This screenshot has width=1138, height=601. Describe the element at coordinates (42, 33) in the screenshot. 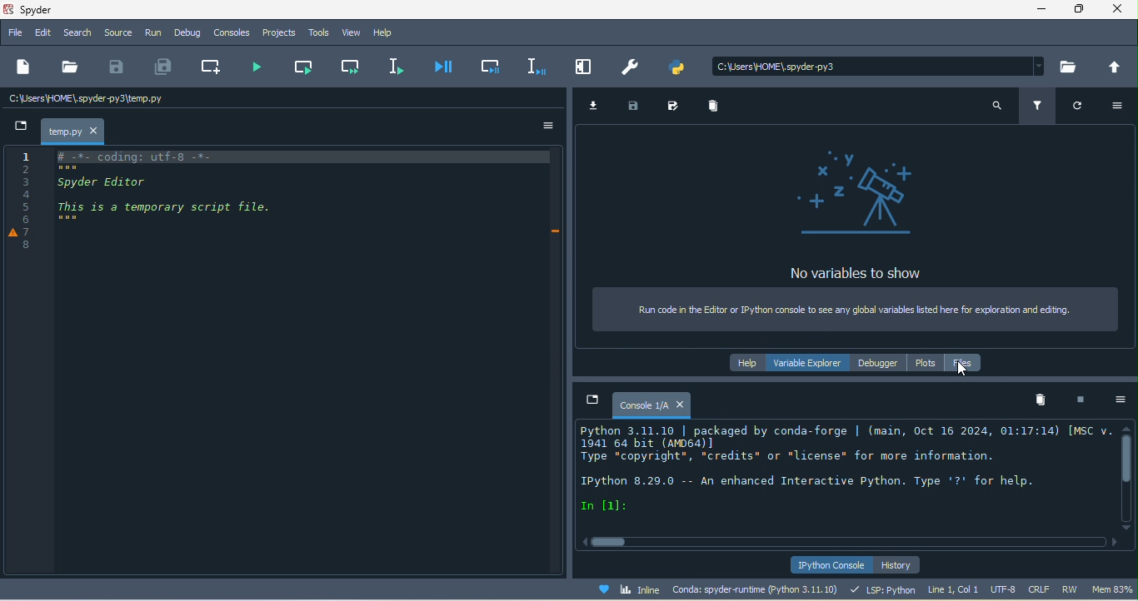

I see `edit` at that location.